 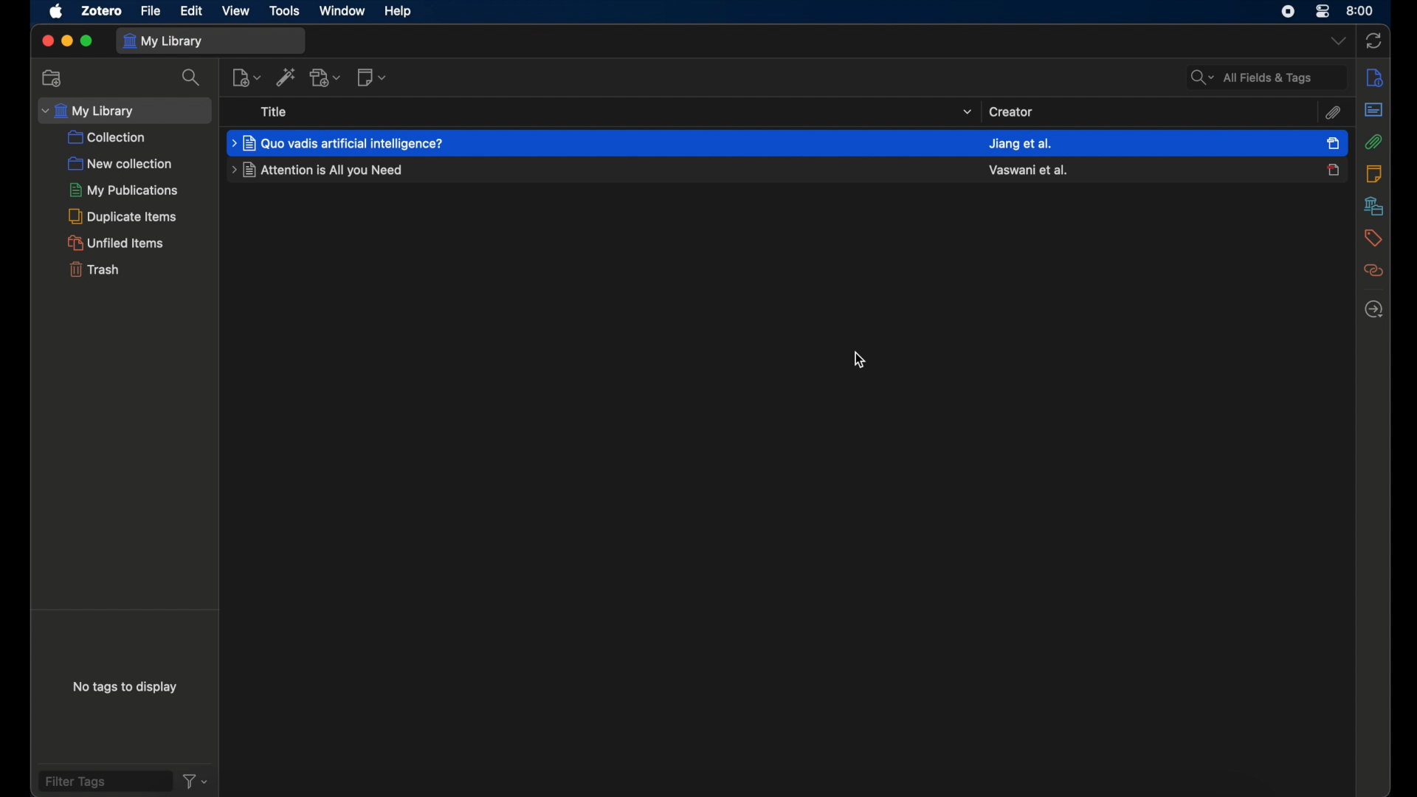 I want to click on help, so click(x=399, y=12).